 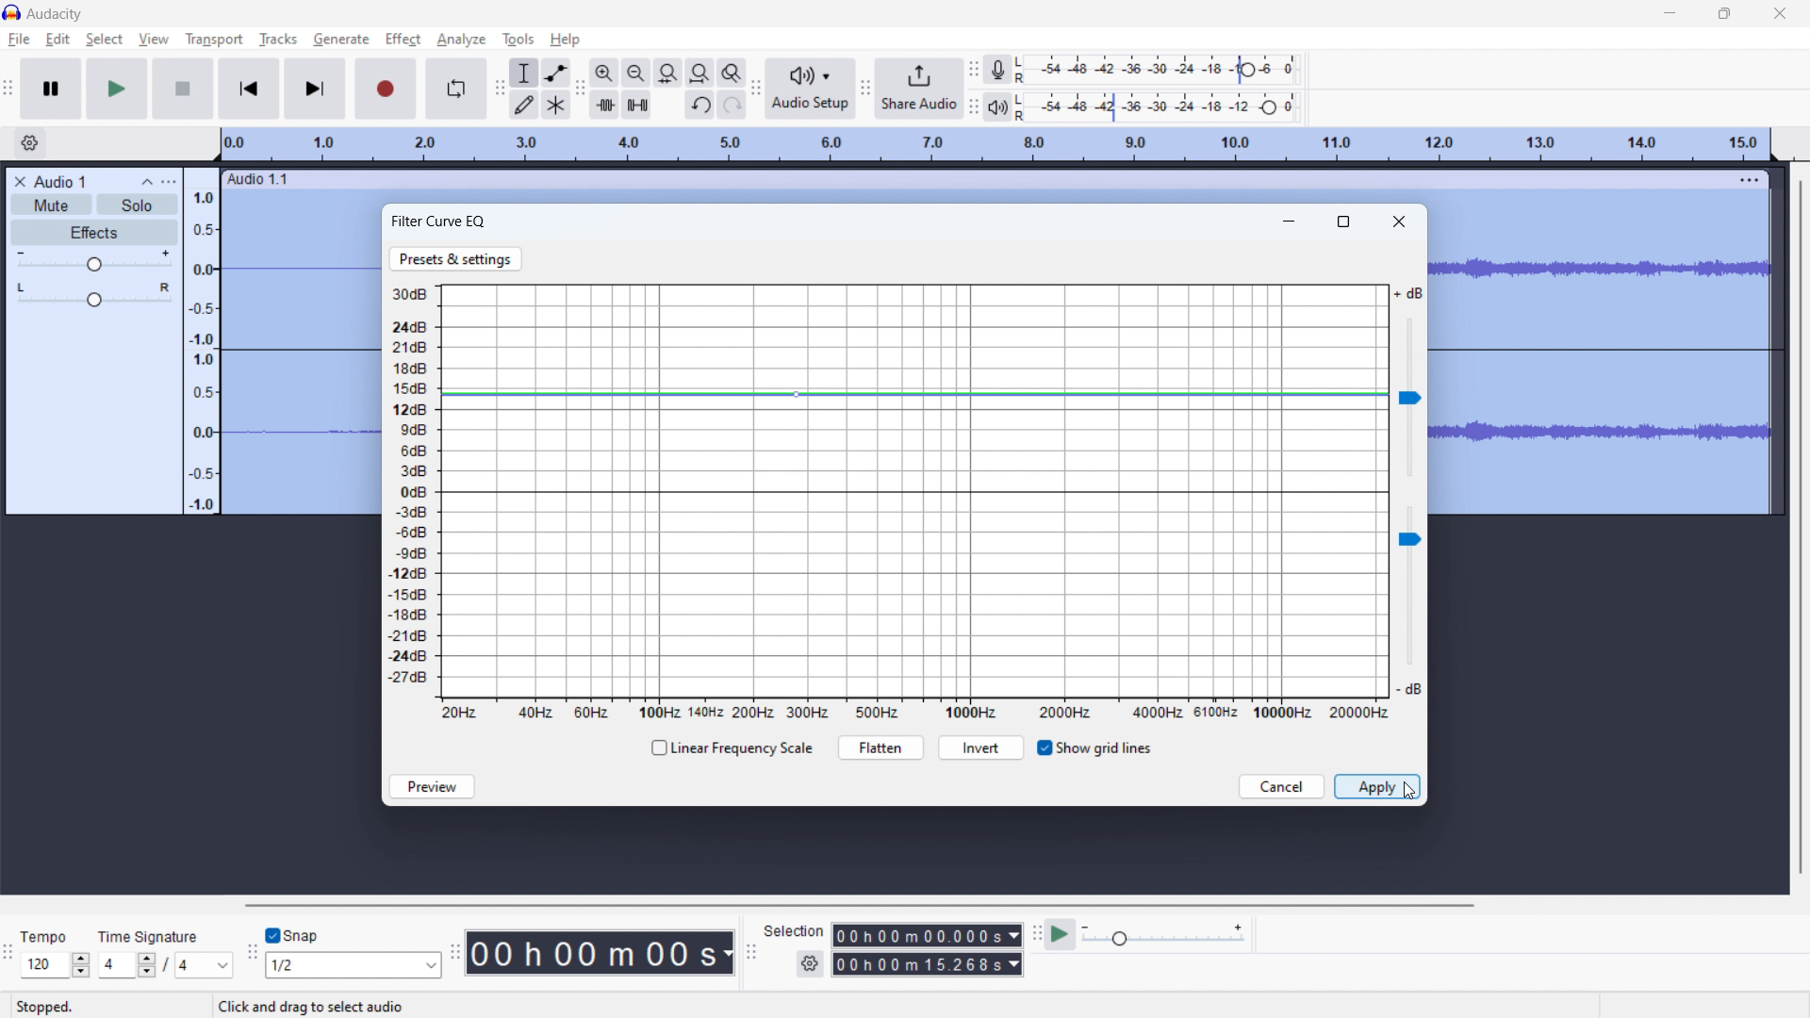 I want to click on pause, so click(x=52, y=89).